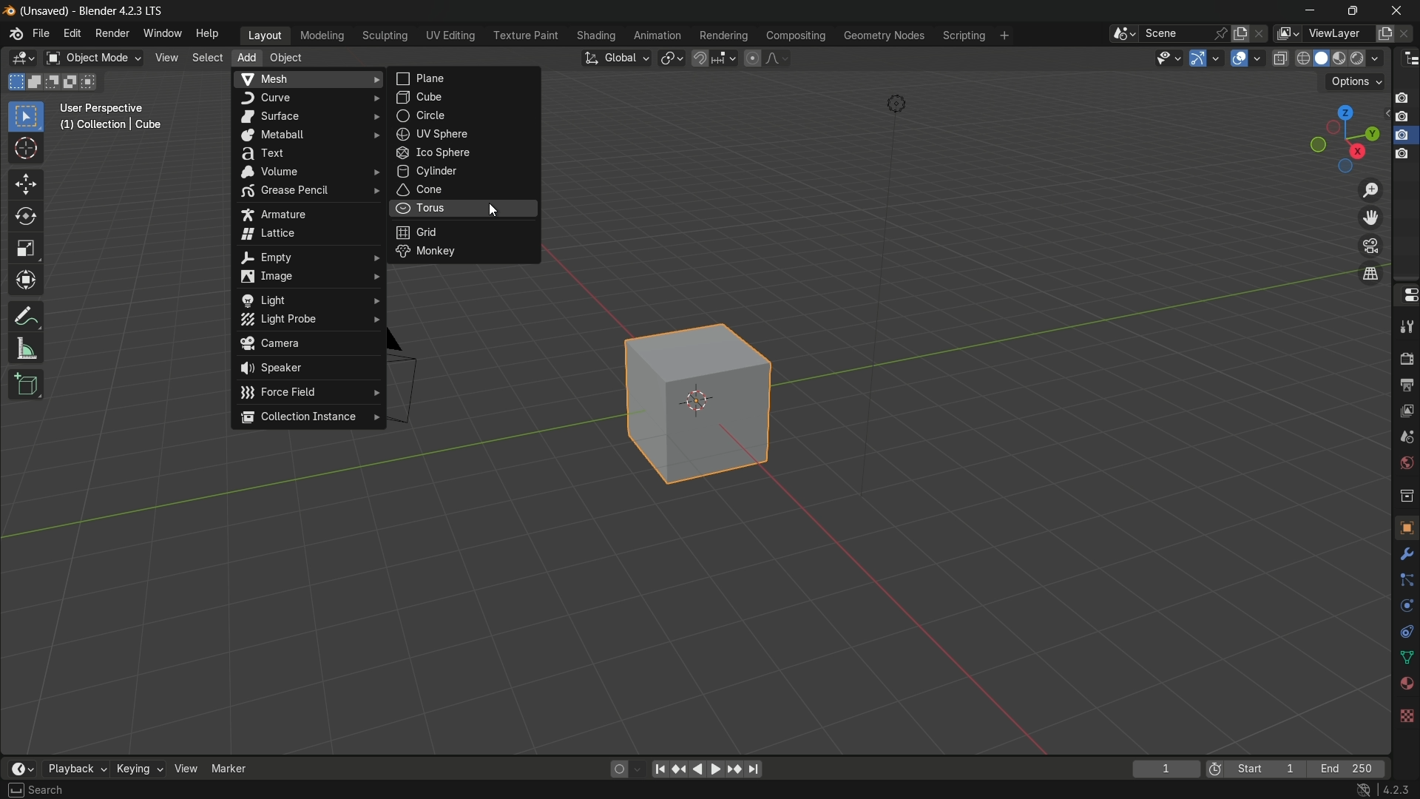  Describe the element at coordinates (27, 349) in the screenshot. I see `measure` at that location.